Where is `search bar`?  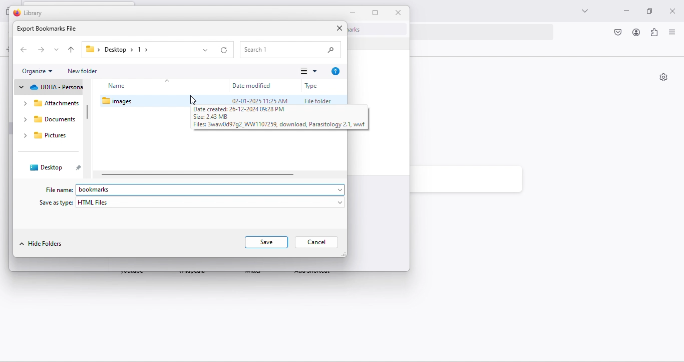 search bar is located at coordinates (290, 50).